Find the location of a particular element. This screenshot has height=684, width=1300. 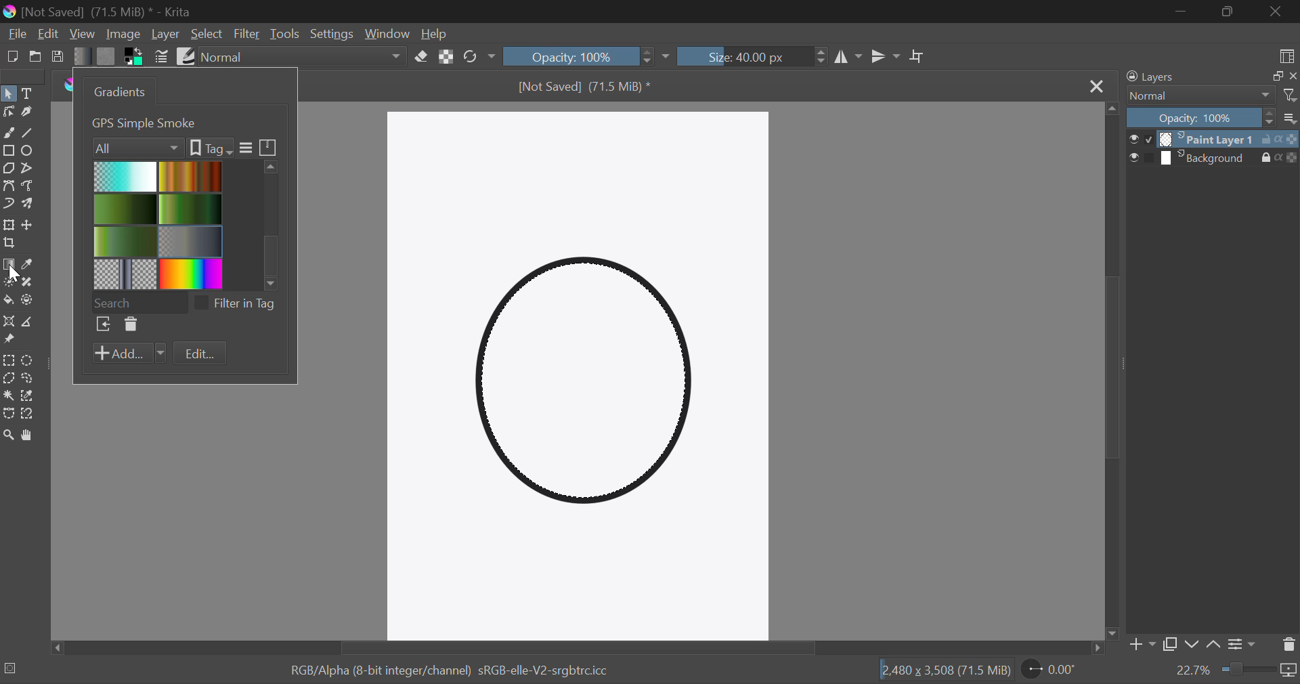

Brush Size is located at coordinates (755, 56).